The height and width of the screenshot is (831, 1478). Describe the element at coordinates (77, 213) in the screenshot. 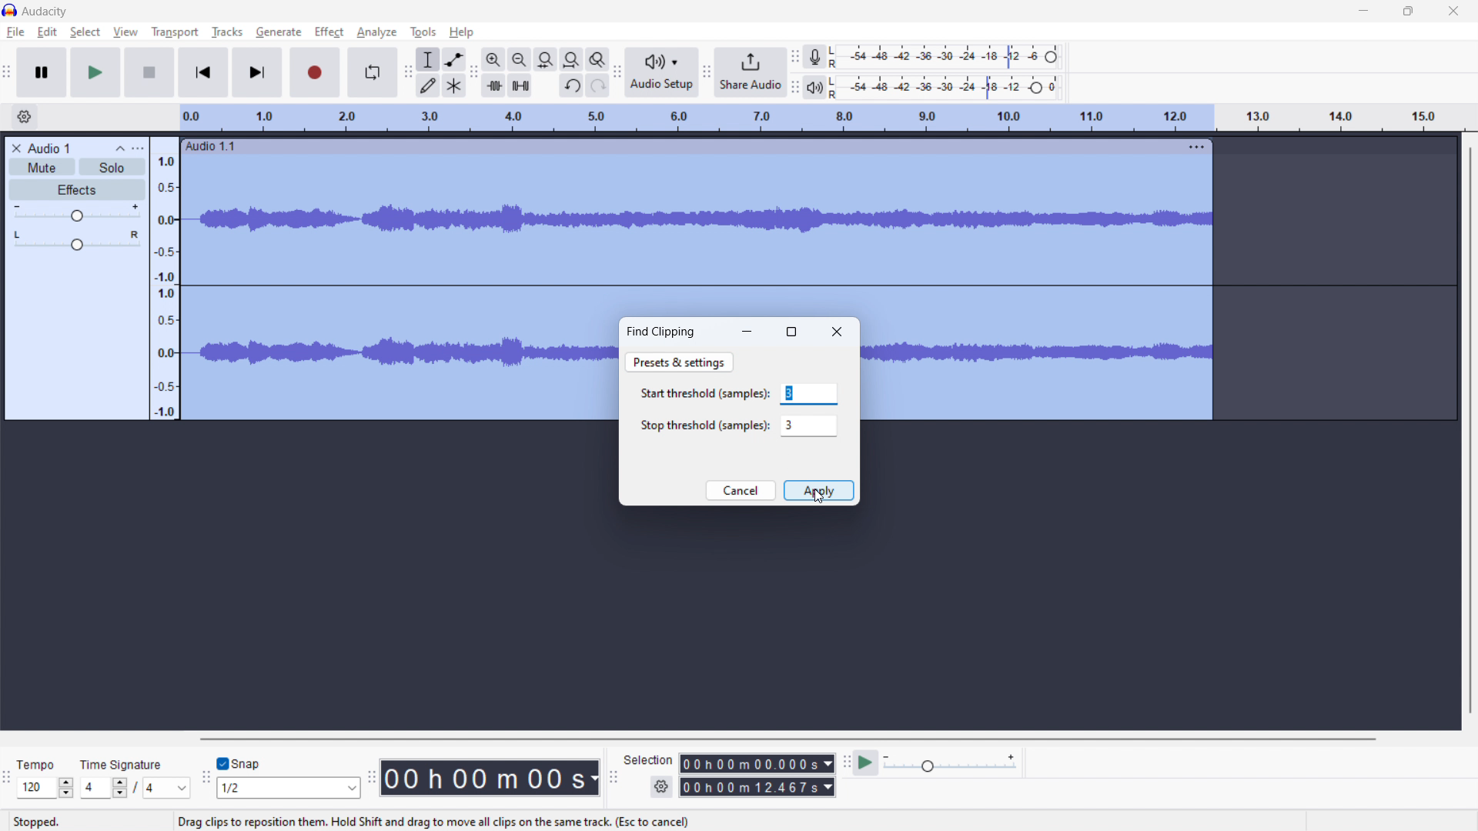

I see `gain` at that location.